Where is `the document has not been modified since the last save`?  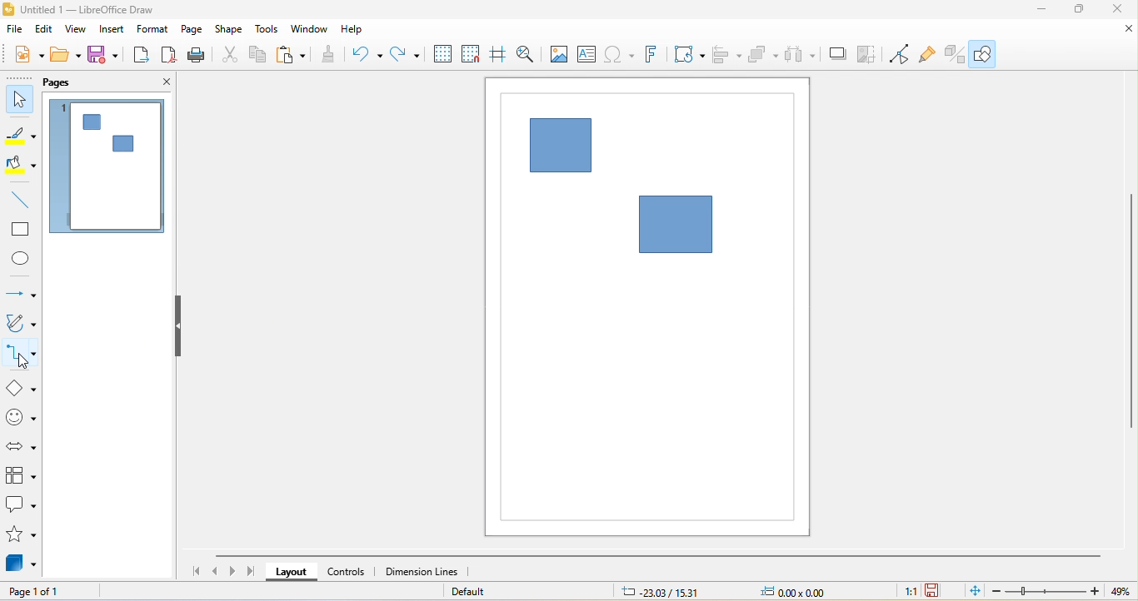
the document has not been modified since the last save is located at coordinates (940, 591).